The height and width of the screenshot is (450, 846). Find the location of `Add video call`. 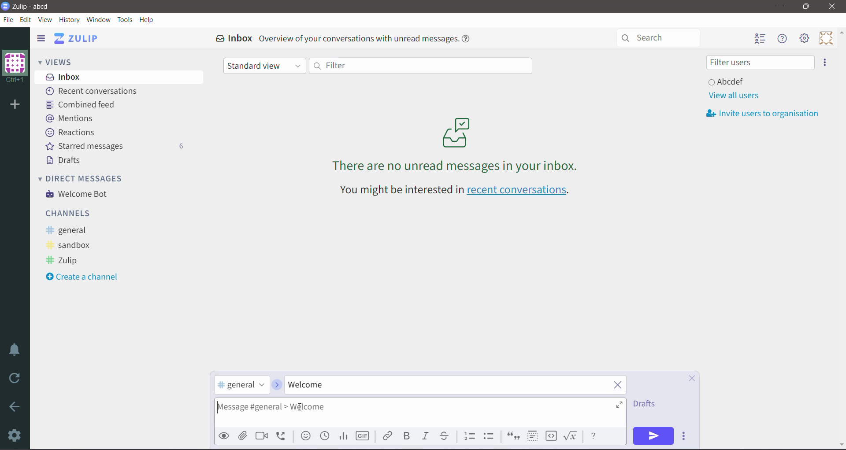

Add video call is located at coordinates (261, 436).